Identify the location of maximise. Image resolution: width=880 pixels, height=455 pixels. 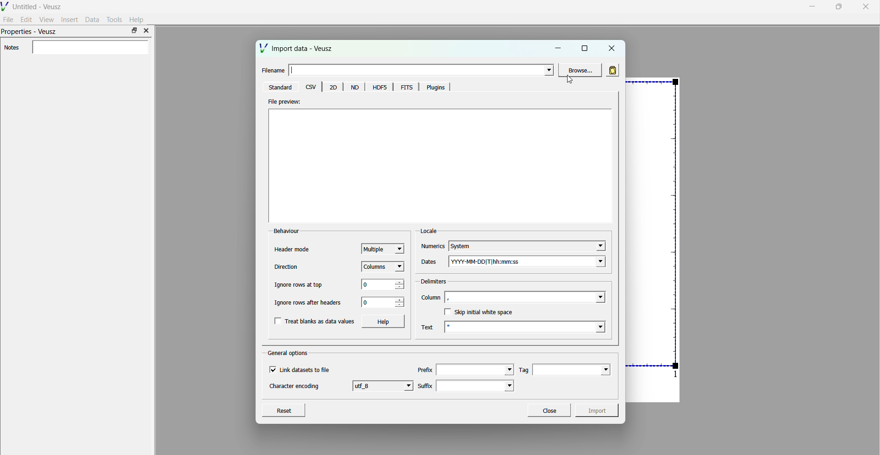
(134, 30).